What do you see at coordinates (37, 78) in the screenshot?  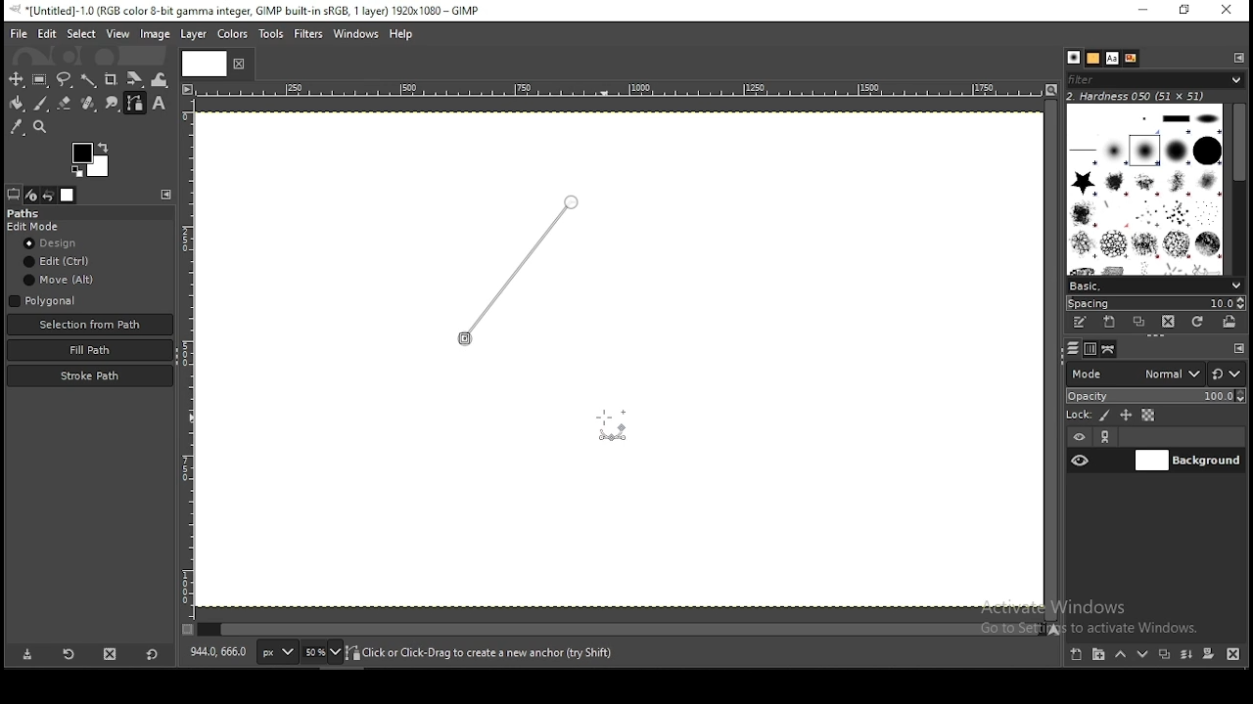 I see `rectangle selection tool` at bounding box center [37, 78].